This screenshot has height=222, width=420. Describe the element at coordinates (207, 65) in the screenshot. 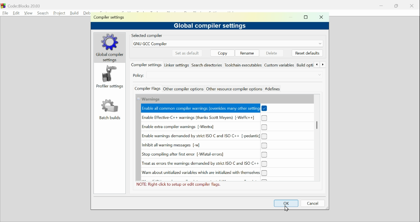

I see `Search directories` at that location.